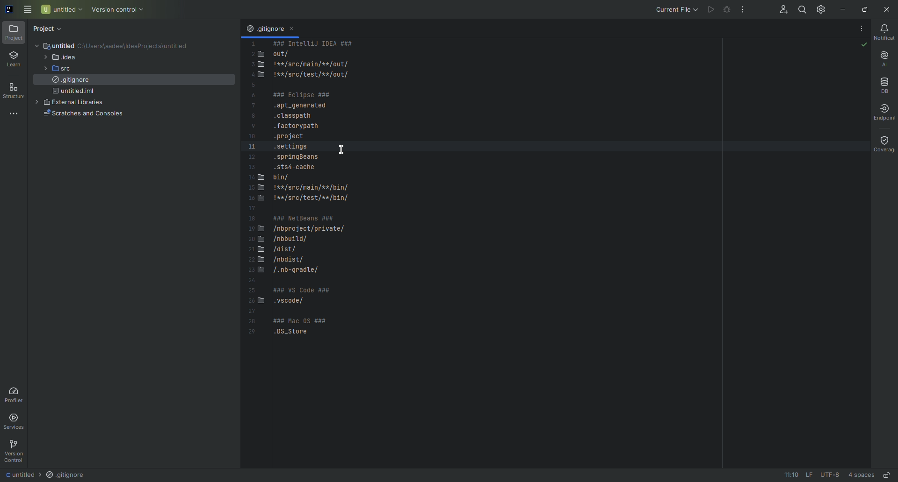 The height and width of the screenshot is (482, 898). I want to click on .gitgmore, so click(264, 29).